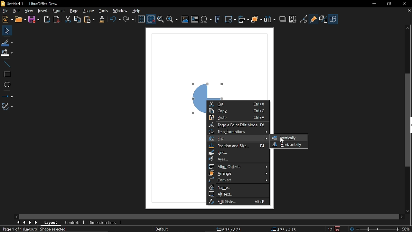 The width and height of the screenshot is (412, 232). I want to click on First page, so click(18, 222).